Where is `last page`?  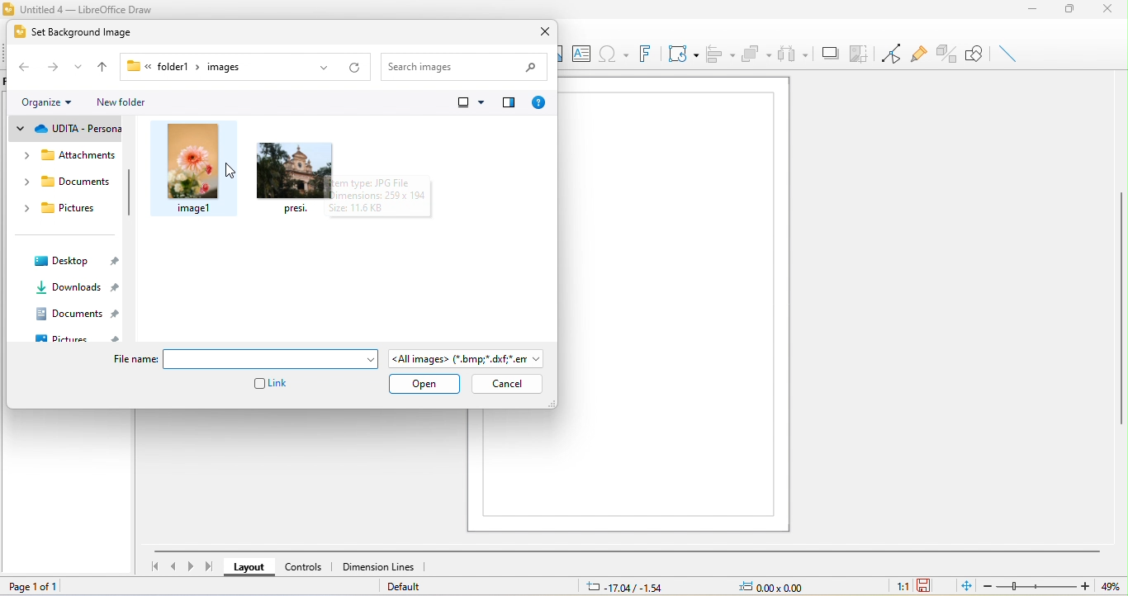
last page is located at coordinates (211, 567).